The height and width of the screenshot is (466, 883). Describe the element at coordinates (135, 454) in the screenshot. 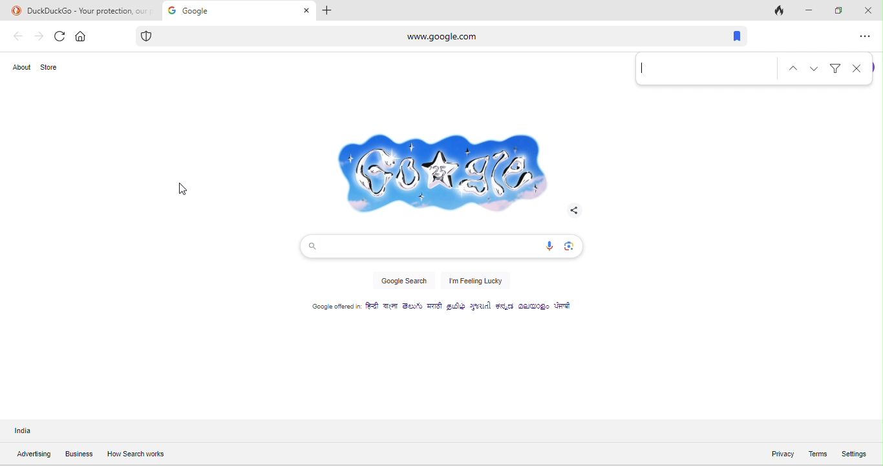

I see `how search works` at that location.